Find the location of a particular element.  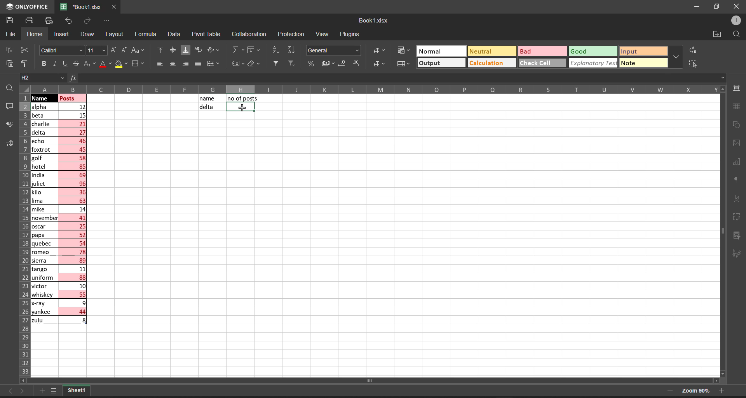

copy style is located at coordinates (27, 63).